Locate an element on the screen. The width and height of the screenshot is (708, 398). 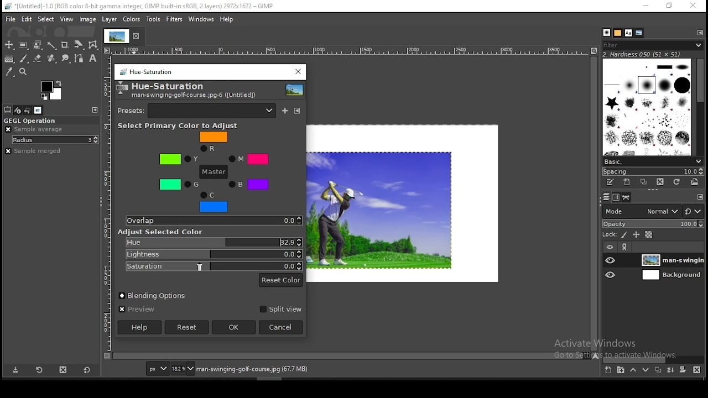
undo history is located at coordinates (29, 111).